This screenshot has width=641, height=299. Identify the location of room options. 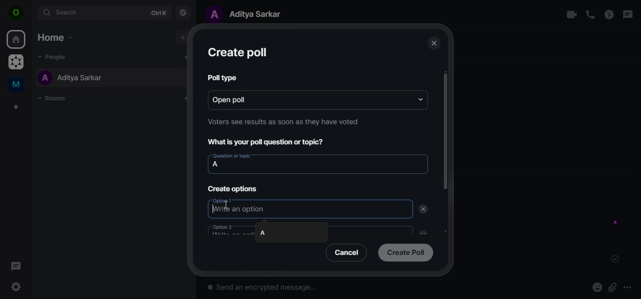
(610, 15).